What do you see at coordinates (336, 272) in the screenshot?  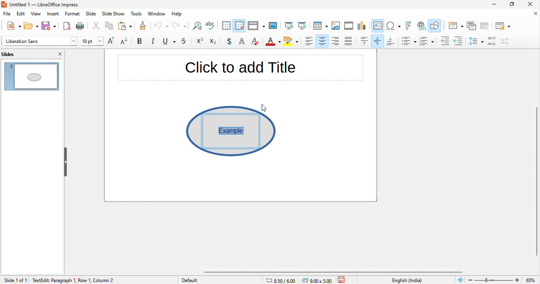 I see `horizontal scroll bar` at bounding box center [336, 272].